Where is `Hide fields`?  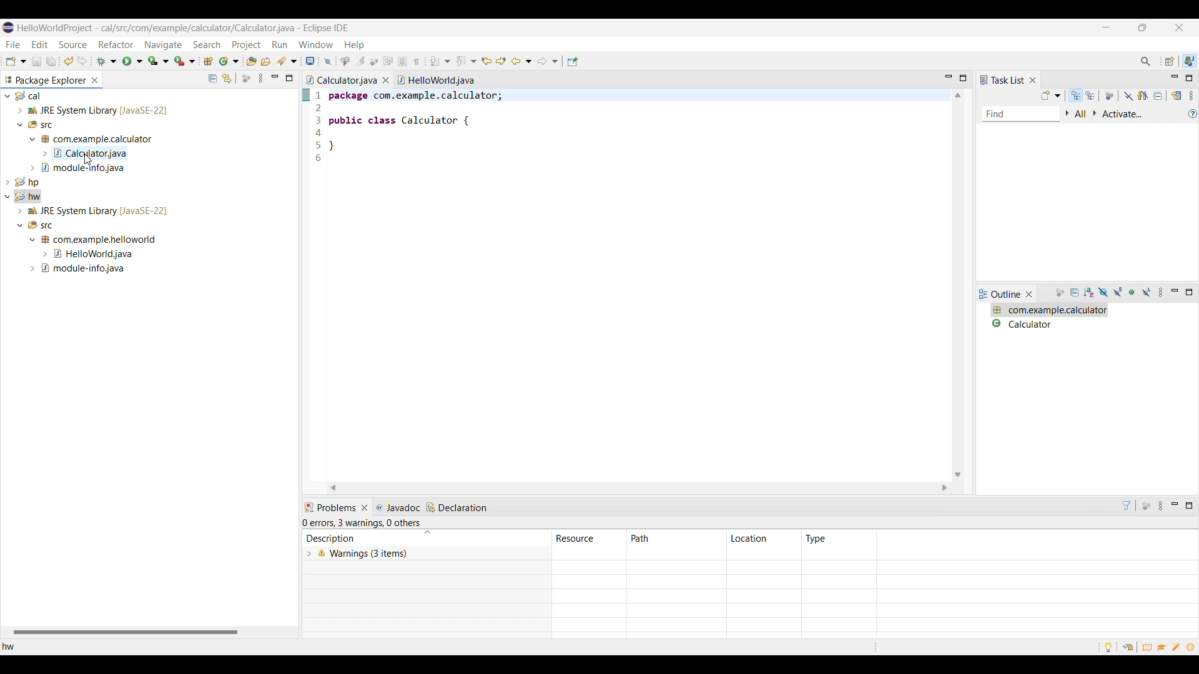 Hide fields is located at coordinates (1102, 293).